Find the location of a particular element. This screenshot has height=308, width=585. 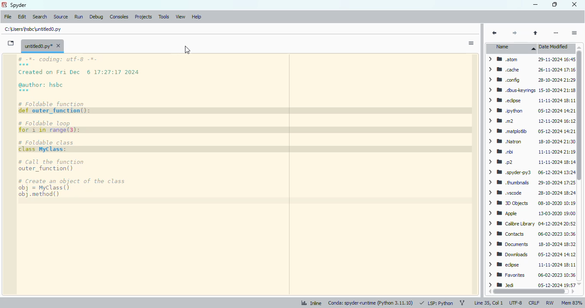

vertical scroll bar is located at coordinates (581, 166).